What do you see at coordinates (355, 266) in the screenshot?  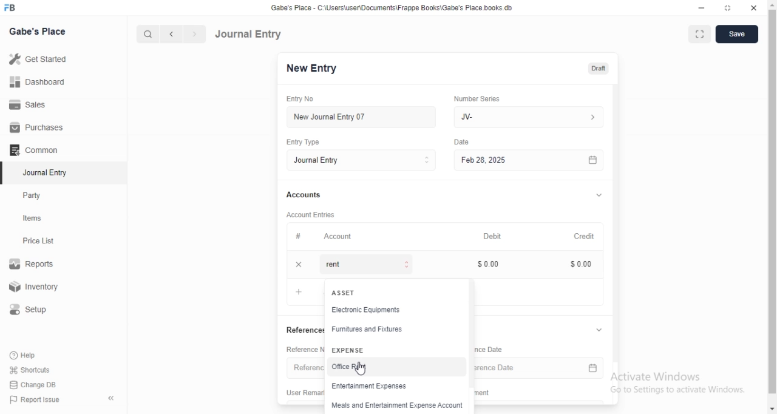 I see `x rent` at bounding box center [355, 266].